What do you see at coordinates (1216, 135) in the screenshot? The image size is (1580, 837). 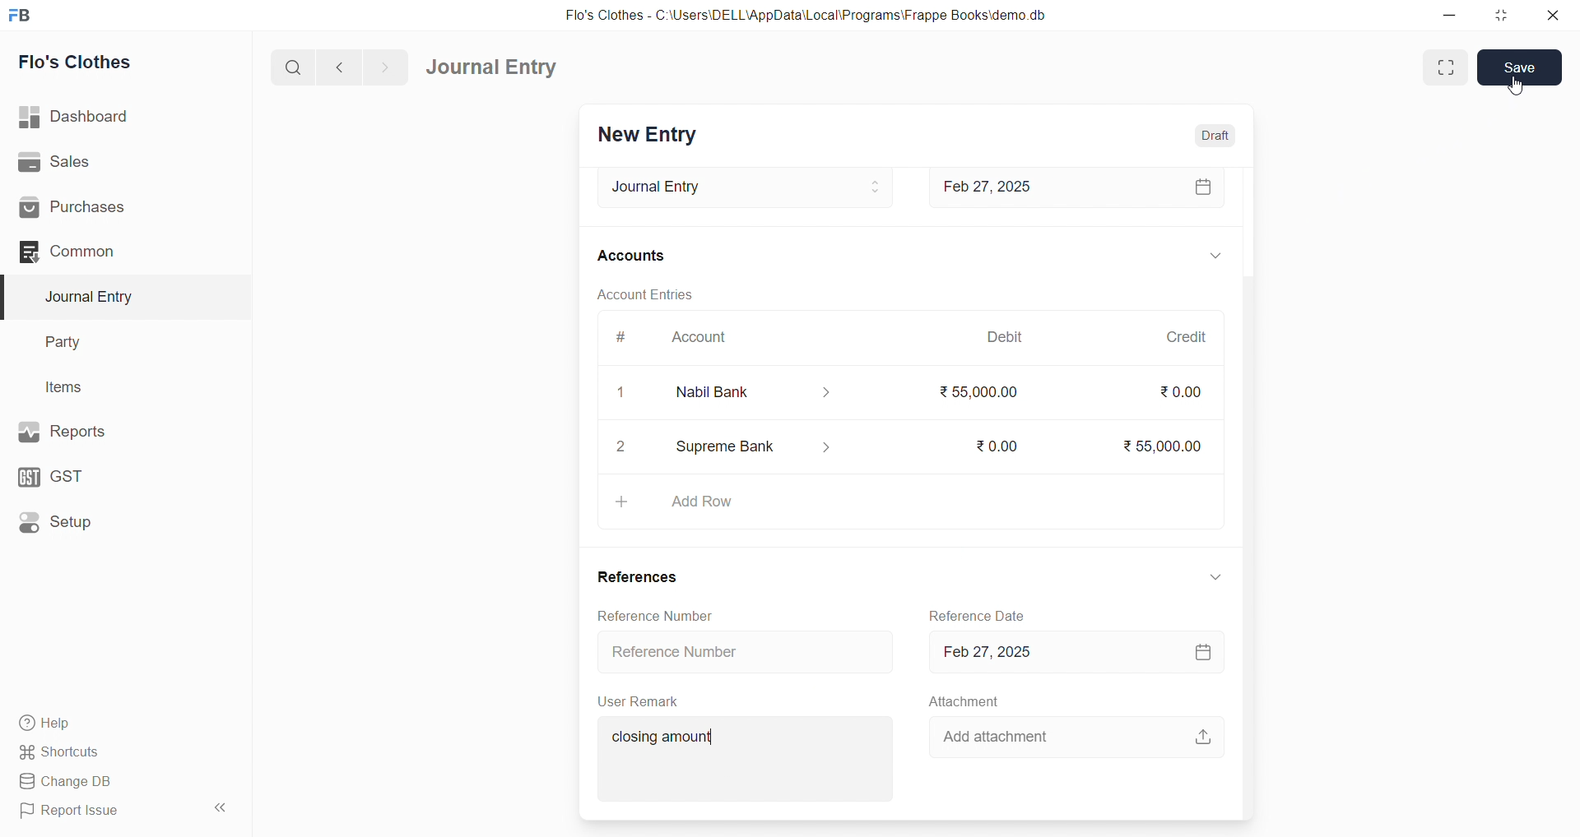 I see `Draft` at bounding box center [1216, 135].